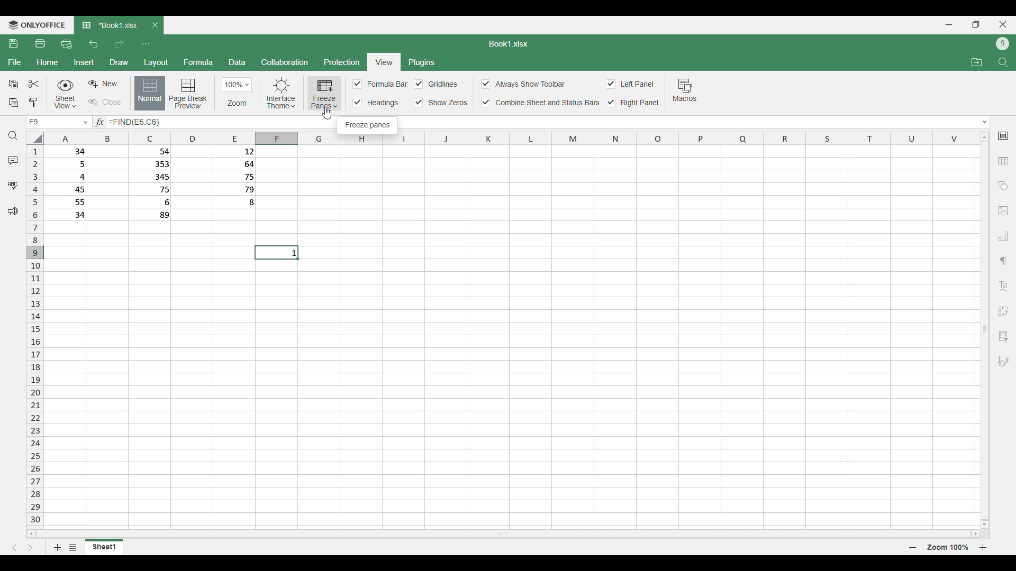 This screenshot has width=1016, height=571. I want to click on Feedback and support, so click(12, 212).